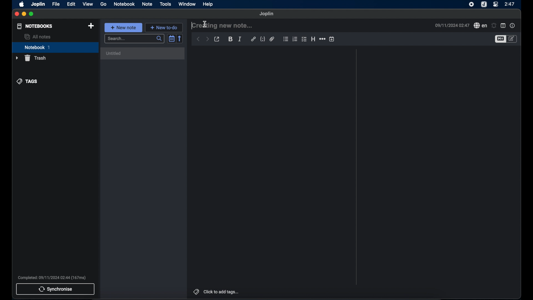 The height and width of the screenshot is (300, 533). Describe the element at coordinates (217, 292) in the screenshot. I see `click to add tags` at that location.